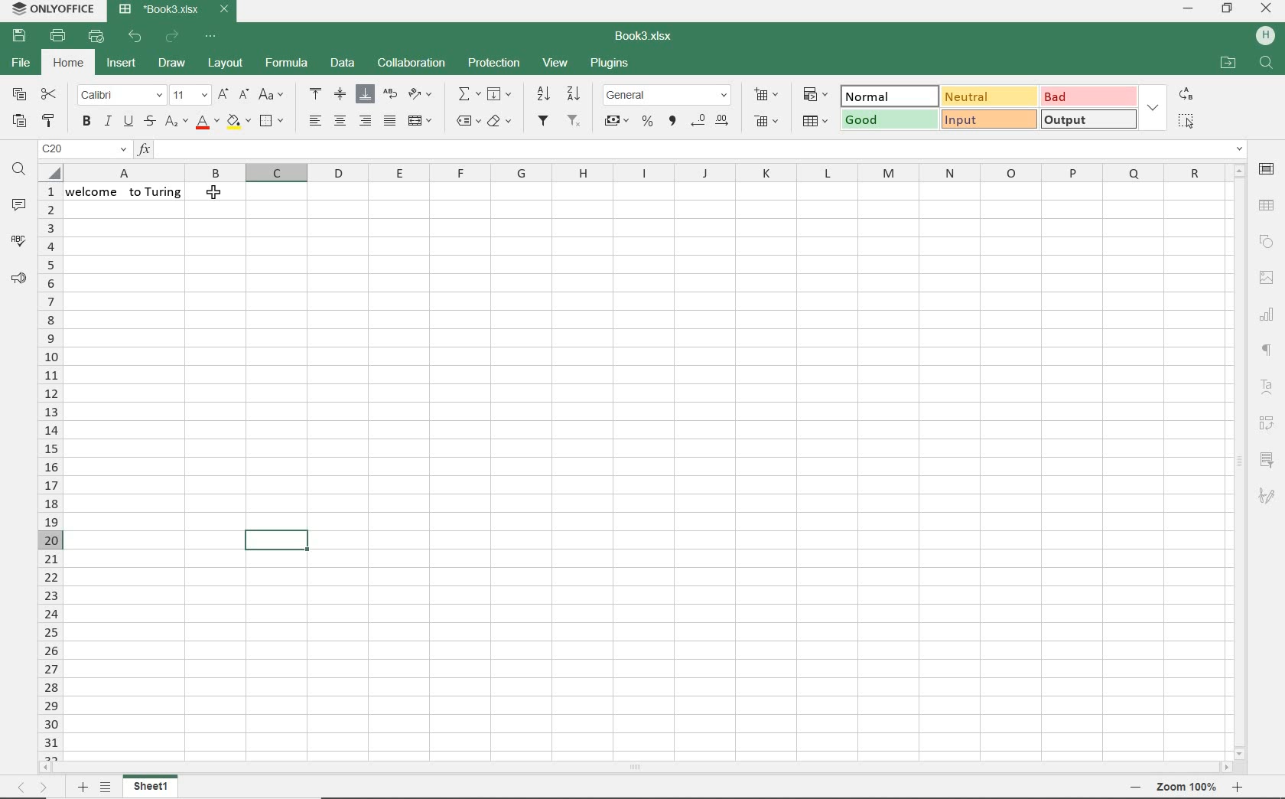  What do you see at coordinates (21, 64) in the screenshot?
I see `file` at bounding box center [21, 64].